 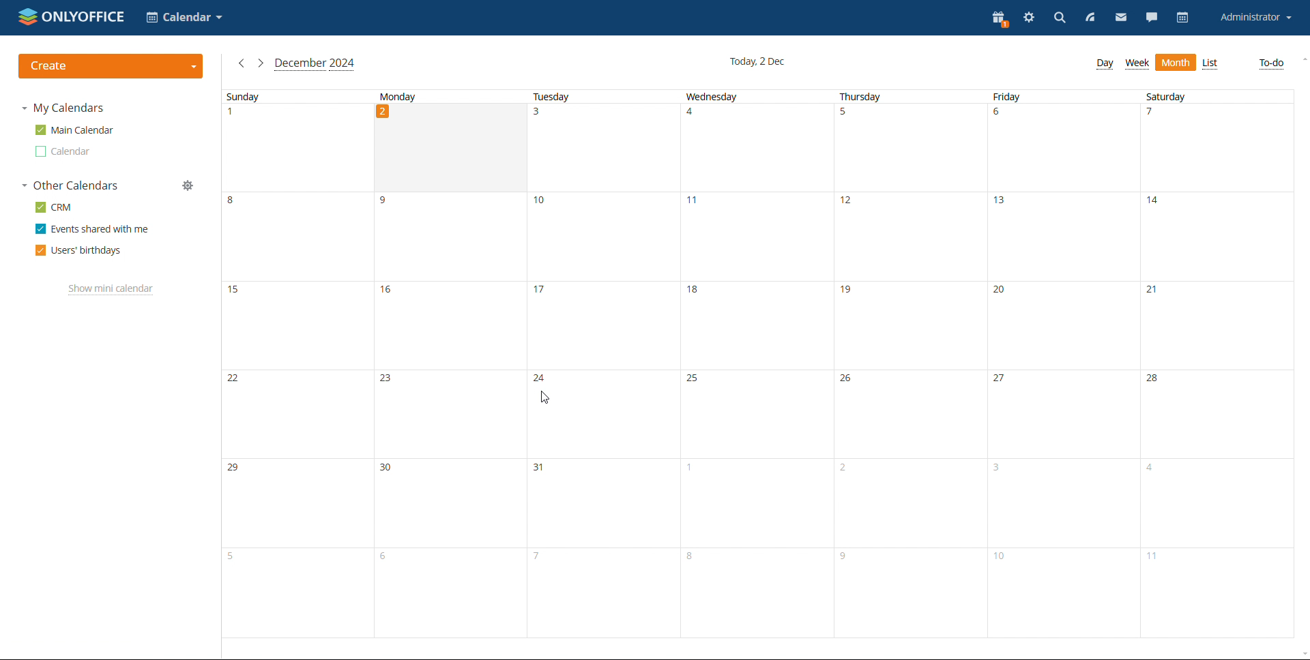 What do you see at coordinates (1154, 292) in the screenshot?
I see `21` at bounding box center [1154, 292].